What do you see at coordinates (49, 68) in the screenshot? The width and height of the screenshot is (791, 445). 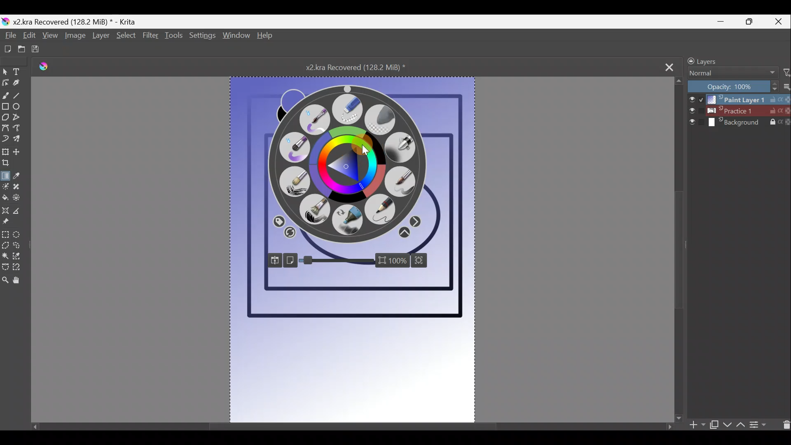 I see `Krita logo` at bounding box center [49, 68].